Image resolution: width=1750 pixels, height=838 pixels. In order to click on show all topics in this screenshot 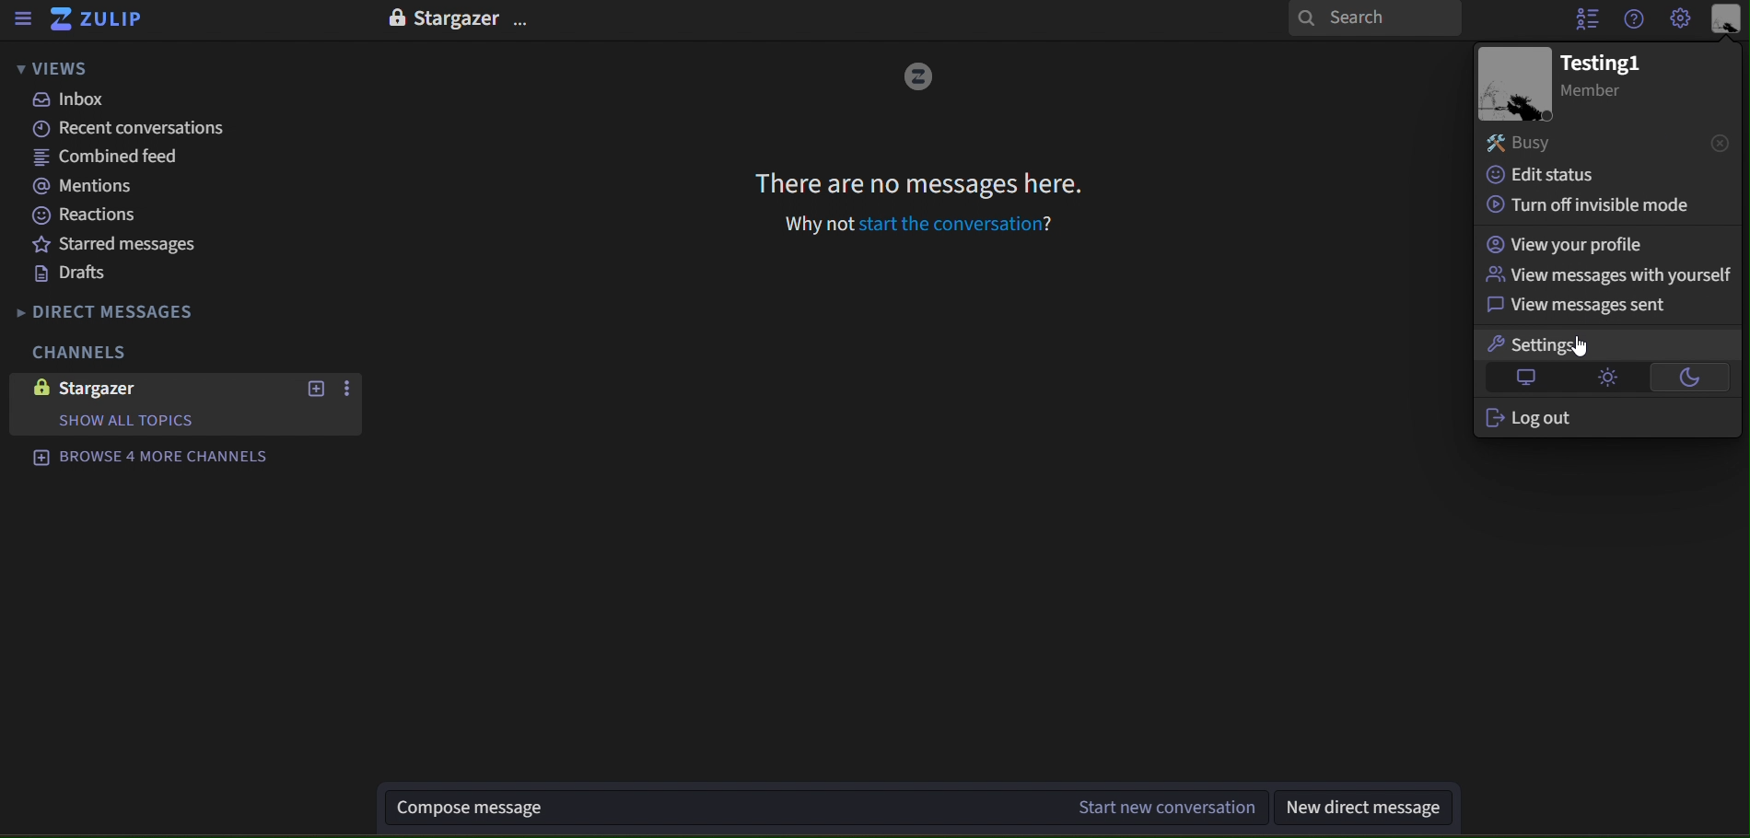, I will do `click(159, 422)`.